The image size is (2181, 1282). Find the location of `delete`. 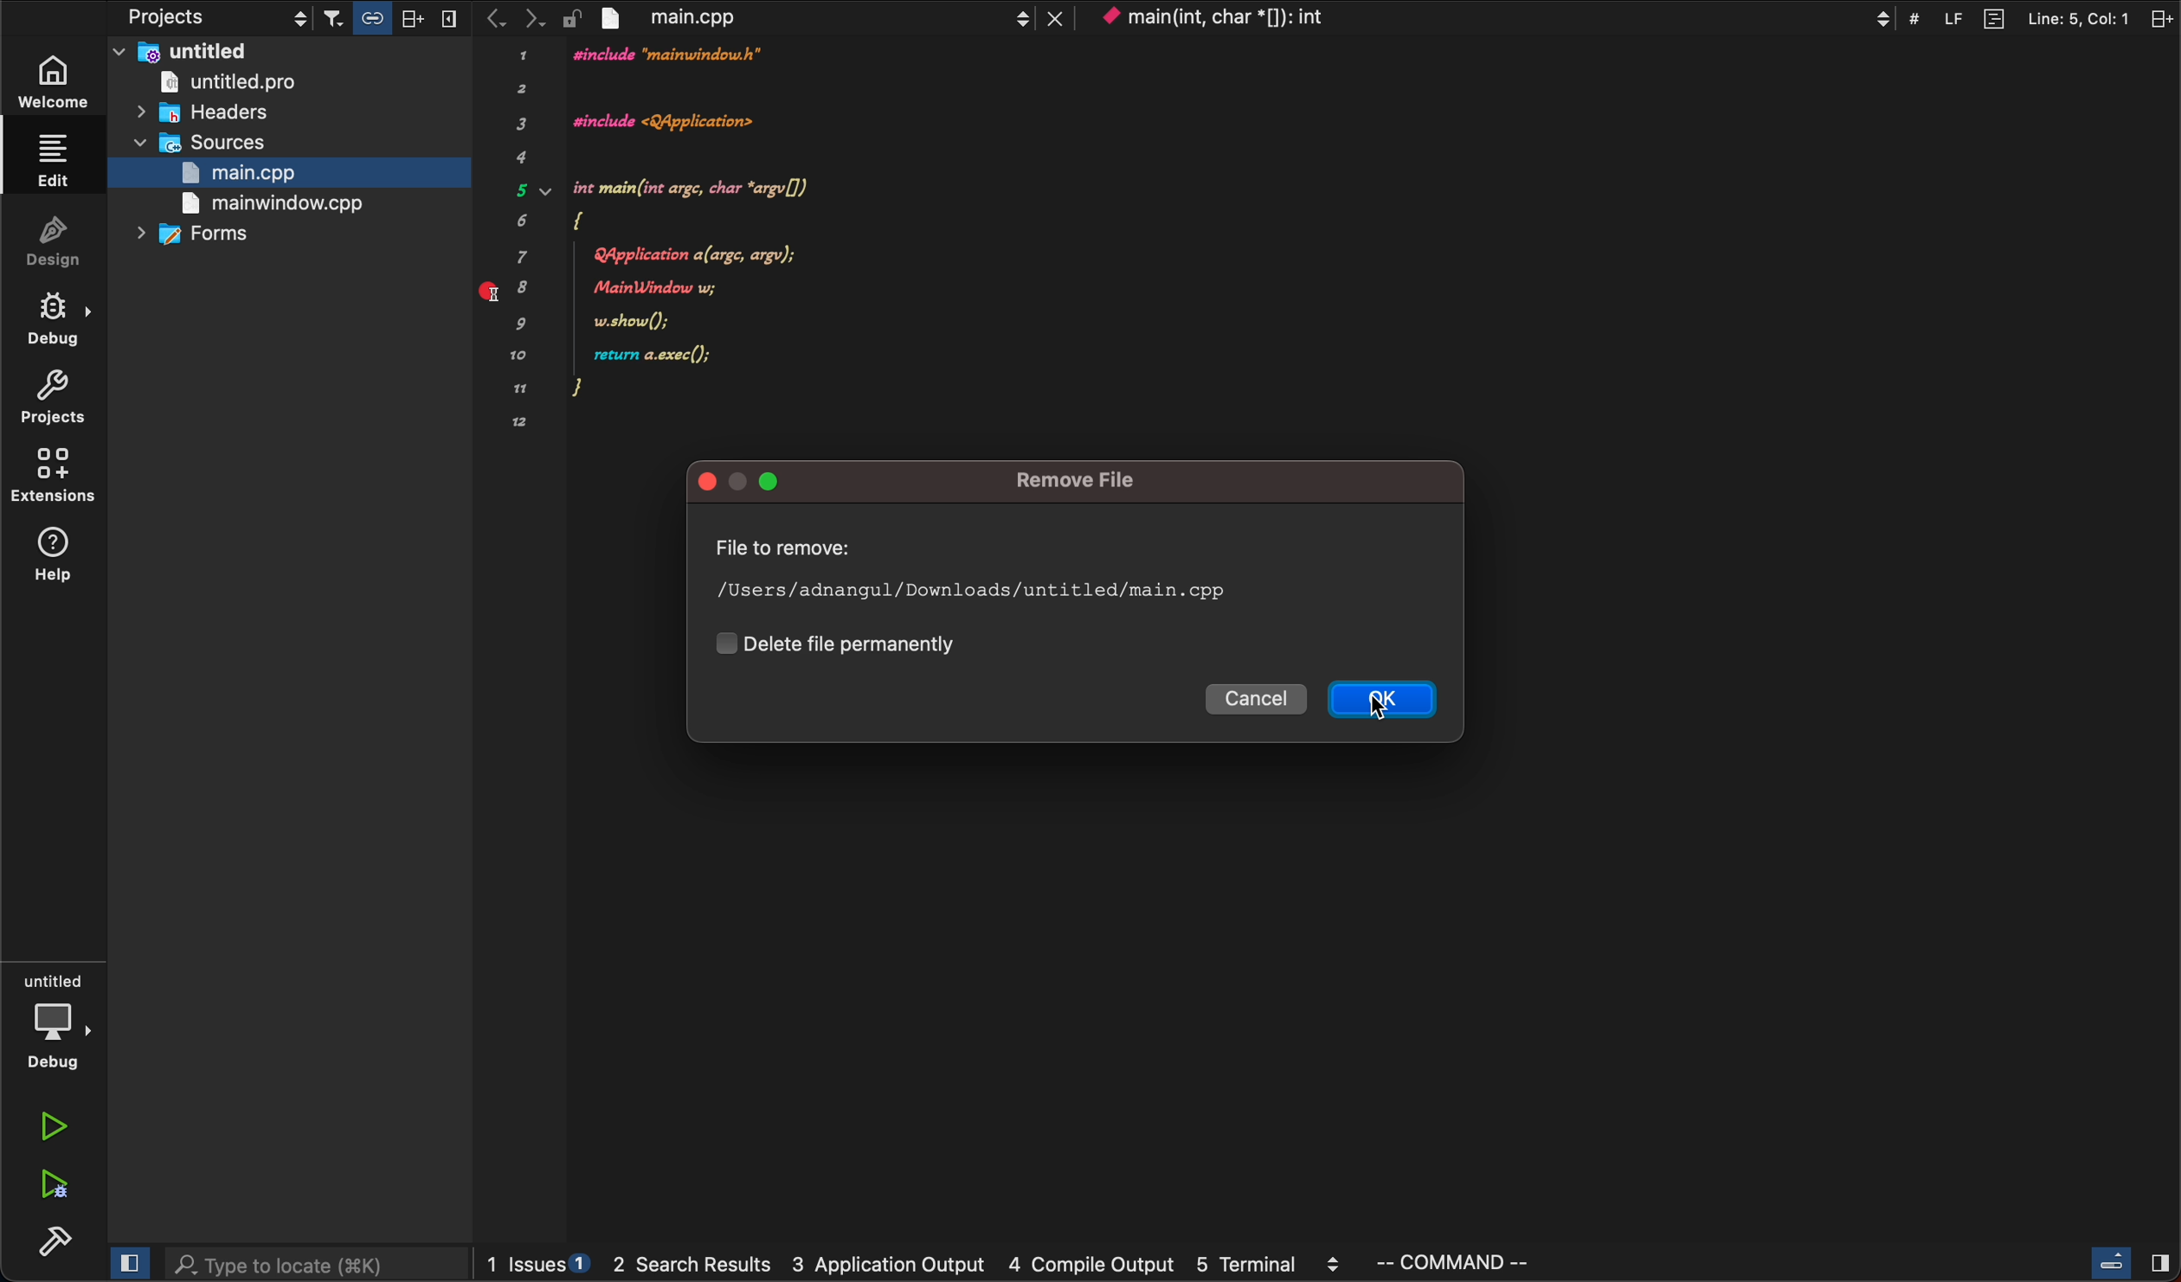

delete is located at coordinates (848, 642).